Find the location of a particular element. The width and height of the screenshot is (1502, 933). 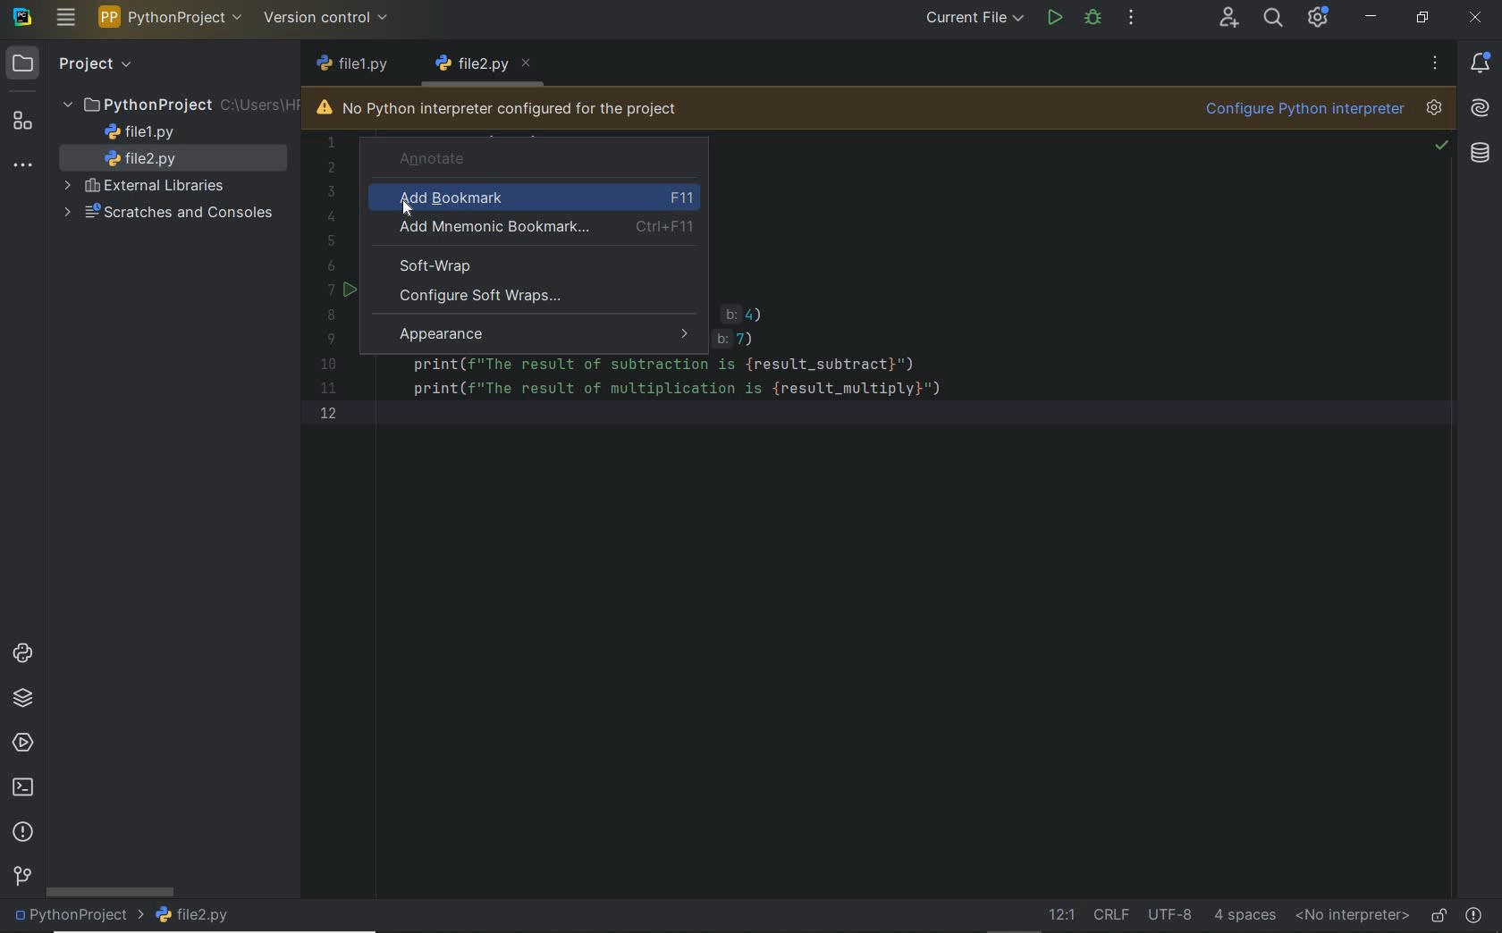

python packages is located at coordinates (25, 700).